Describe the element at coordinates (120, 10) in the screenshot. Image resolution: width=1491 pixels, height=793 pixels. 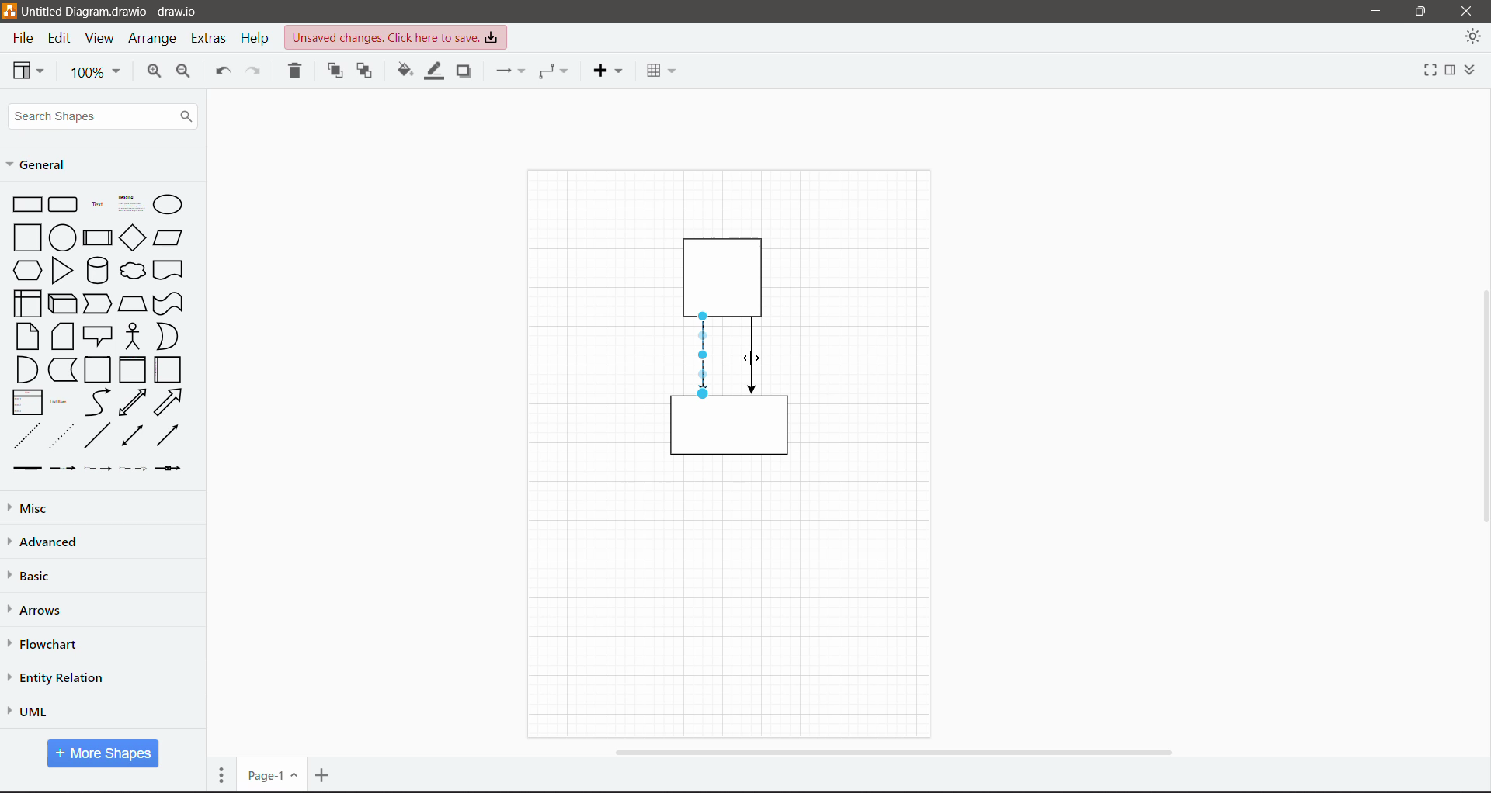
I see `Untitled Diagram.drawio - draw.io` at that location.